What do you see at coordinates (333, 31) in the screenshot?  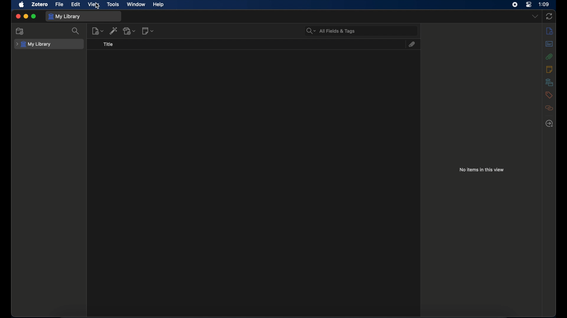 I see `All Fields & Tags` at bounding box center [333, 31].